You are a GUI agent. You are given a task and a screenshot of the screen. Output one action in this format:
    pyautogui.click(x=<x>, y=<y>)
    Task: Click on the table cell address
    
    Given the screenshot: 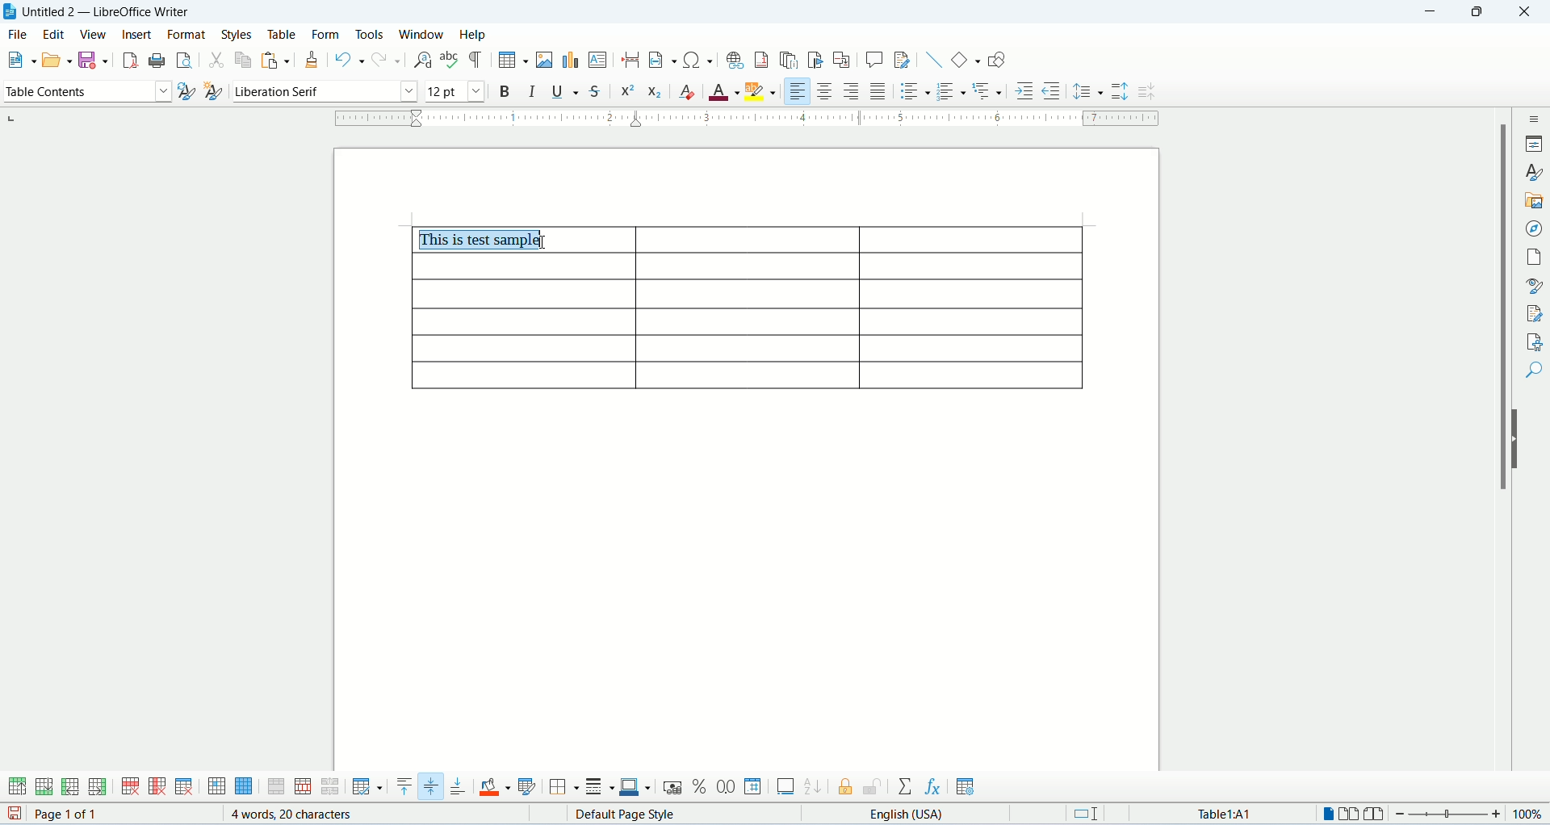 What is the action you would take?
    pyautogui.click(x=1213, y=813)
    